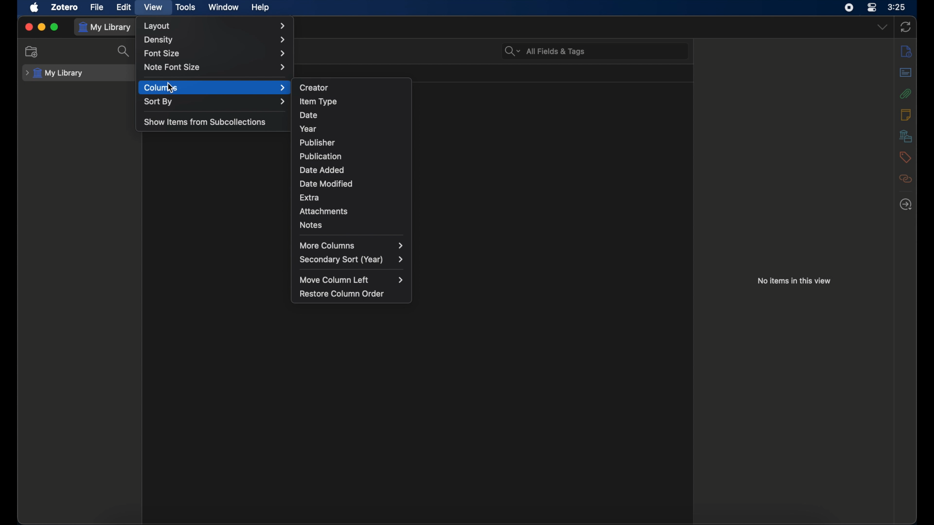  What do you see at coordinates (310, 198) in the screenshot?
I see `extra` at bounding box center [310, 198].